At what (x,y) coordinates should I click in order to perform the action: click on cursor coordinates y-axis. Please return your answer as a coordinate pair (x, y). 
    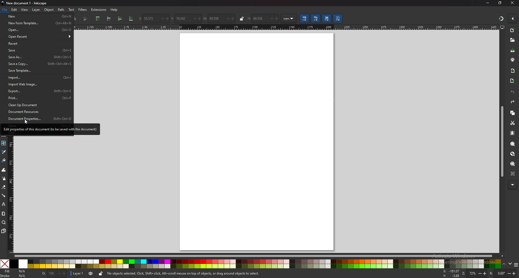
    Looking at the image, I should click on (451, 276).